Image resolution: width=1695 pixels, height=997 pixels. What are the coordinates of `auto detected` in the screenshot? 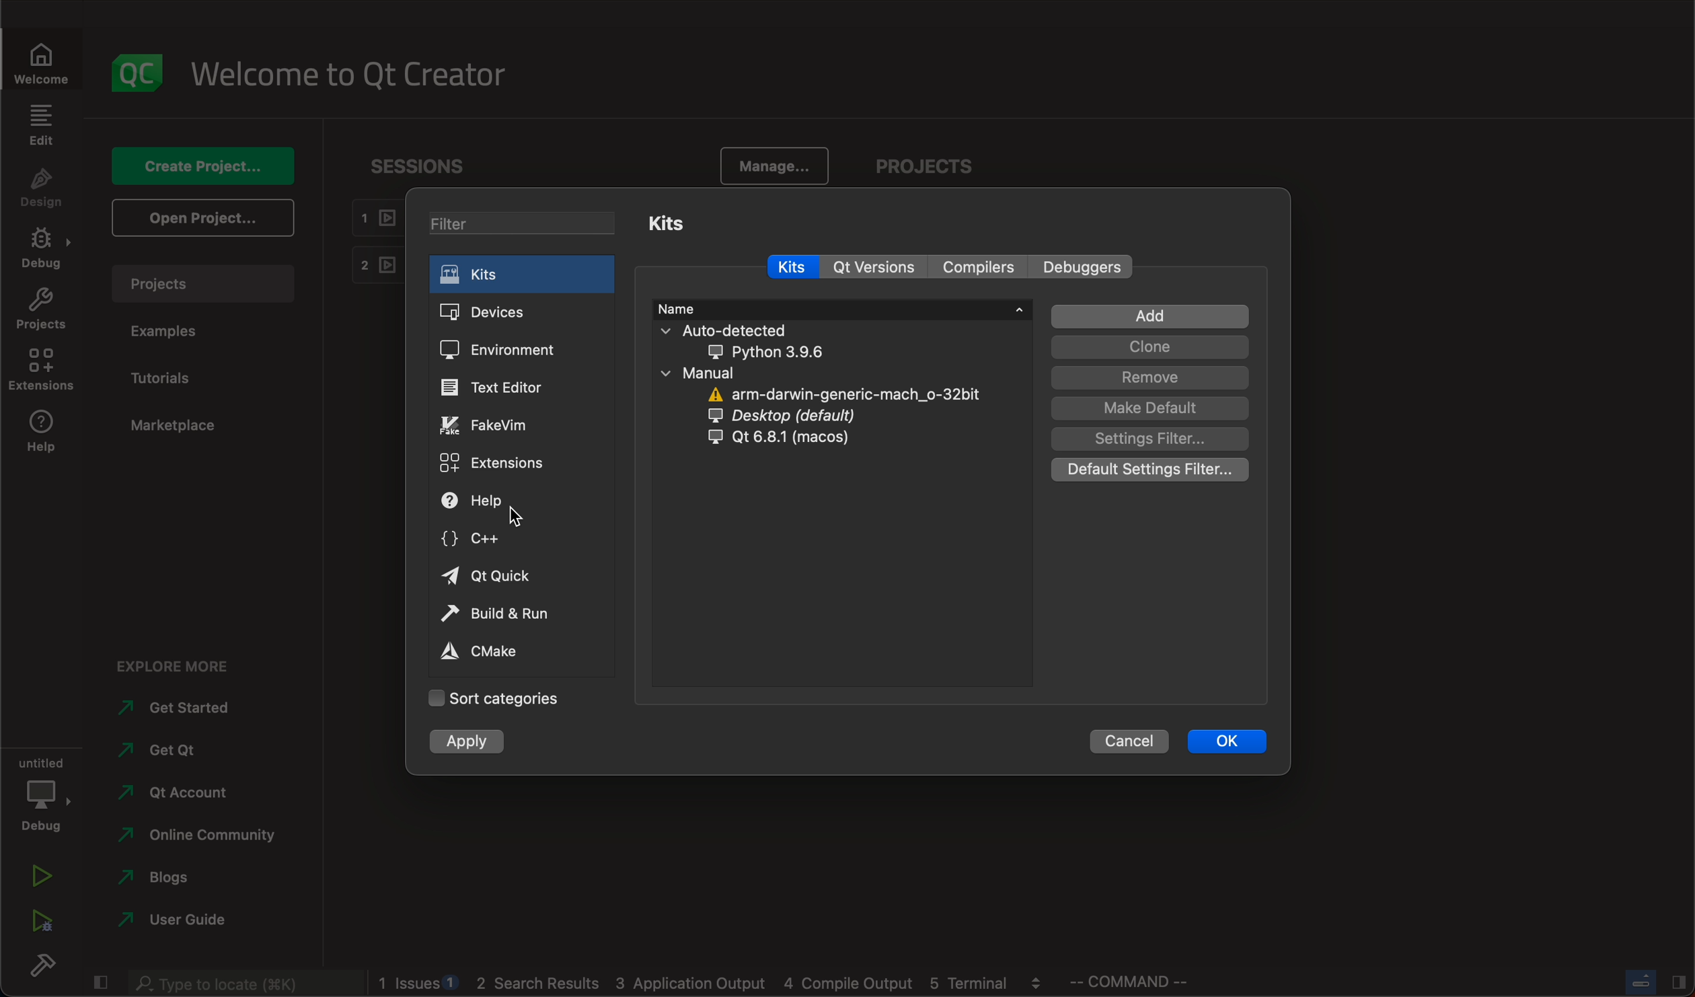 It's located at (799, 342).